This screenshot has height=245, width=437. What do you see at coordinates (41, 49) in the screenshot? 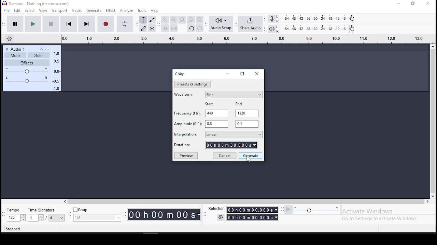
I see `collapse` at bounding box center [41, 49].